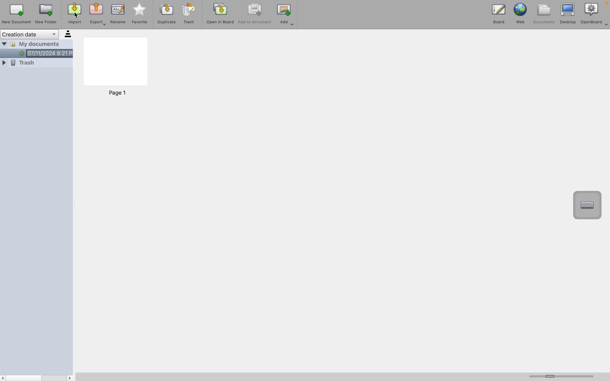 This screenshot has width=610, height=381. Describe the element at coordinates (166, 15) in the screenshot. I see `duplicat` at that location.